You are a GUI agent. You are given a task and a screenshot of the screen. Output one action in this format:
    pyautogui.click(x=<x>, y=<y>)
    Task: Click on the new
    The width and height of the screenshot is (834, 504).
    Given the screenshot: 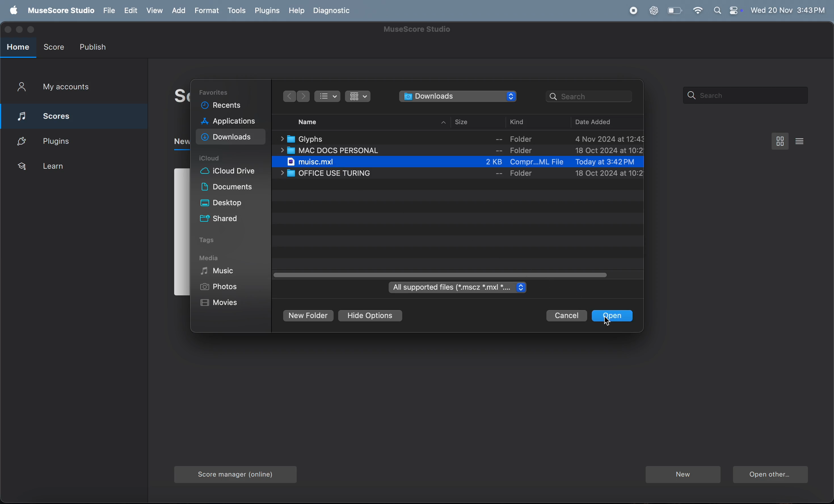 What is the action you would take?
    pyautogui.click(x=682, y=474)
    